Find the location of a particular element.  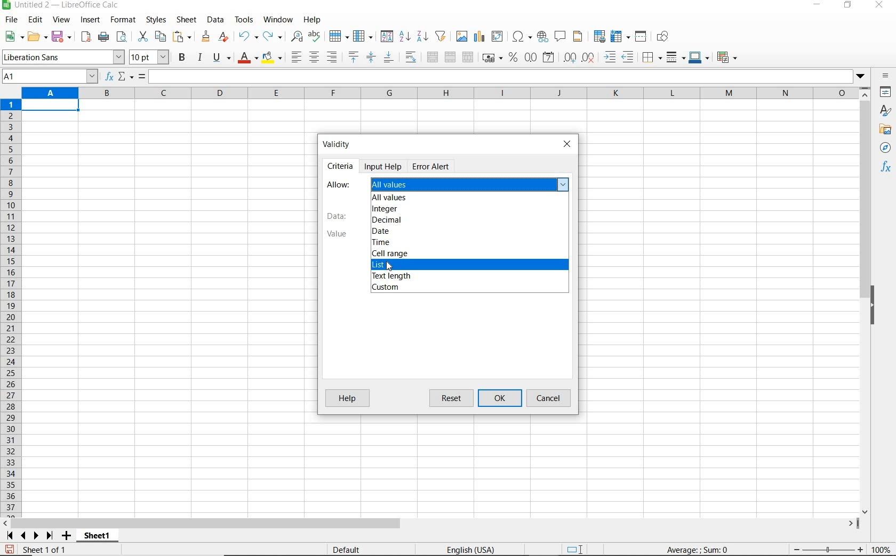

Allow is located at coordinates (340, 184).